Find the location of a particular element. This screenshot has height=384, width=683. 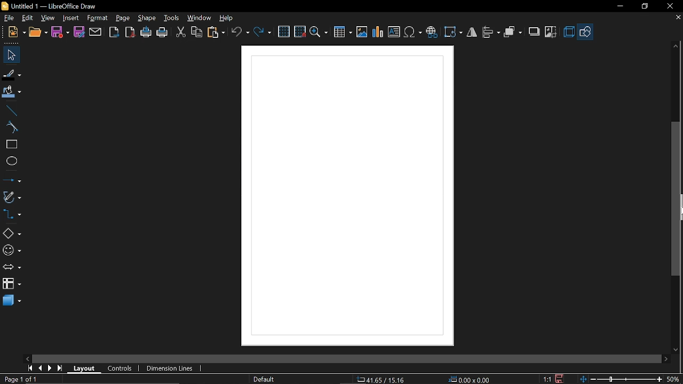

Page style is located at coordinates (265, 379).